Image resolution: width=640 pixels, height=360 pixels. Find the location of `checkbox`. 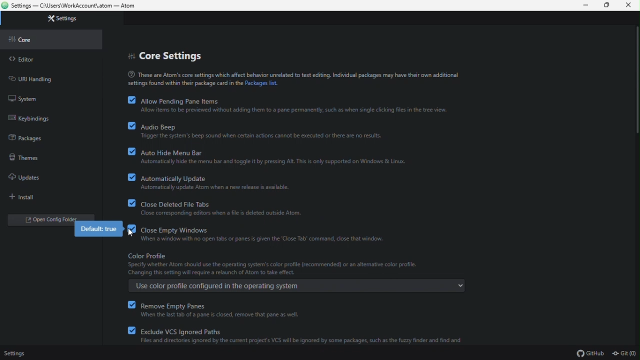

checkbox is located at coordinates (130, 126).